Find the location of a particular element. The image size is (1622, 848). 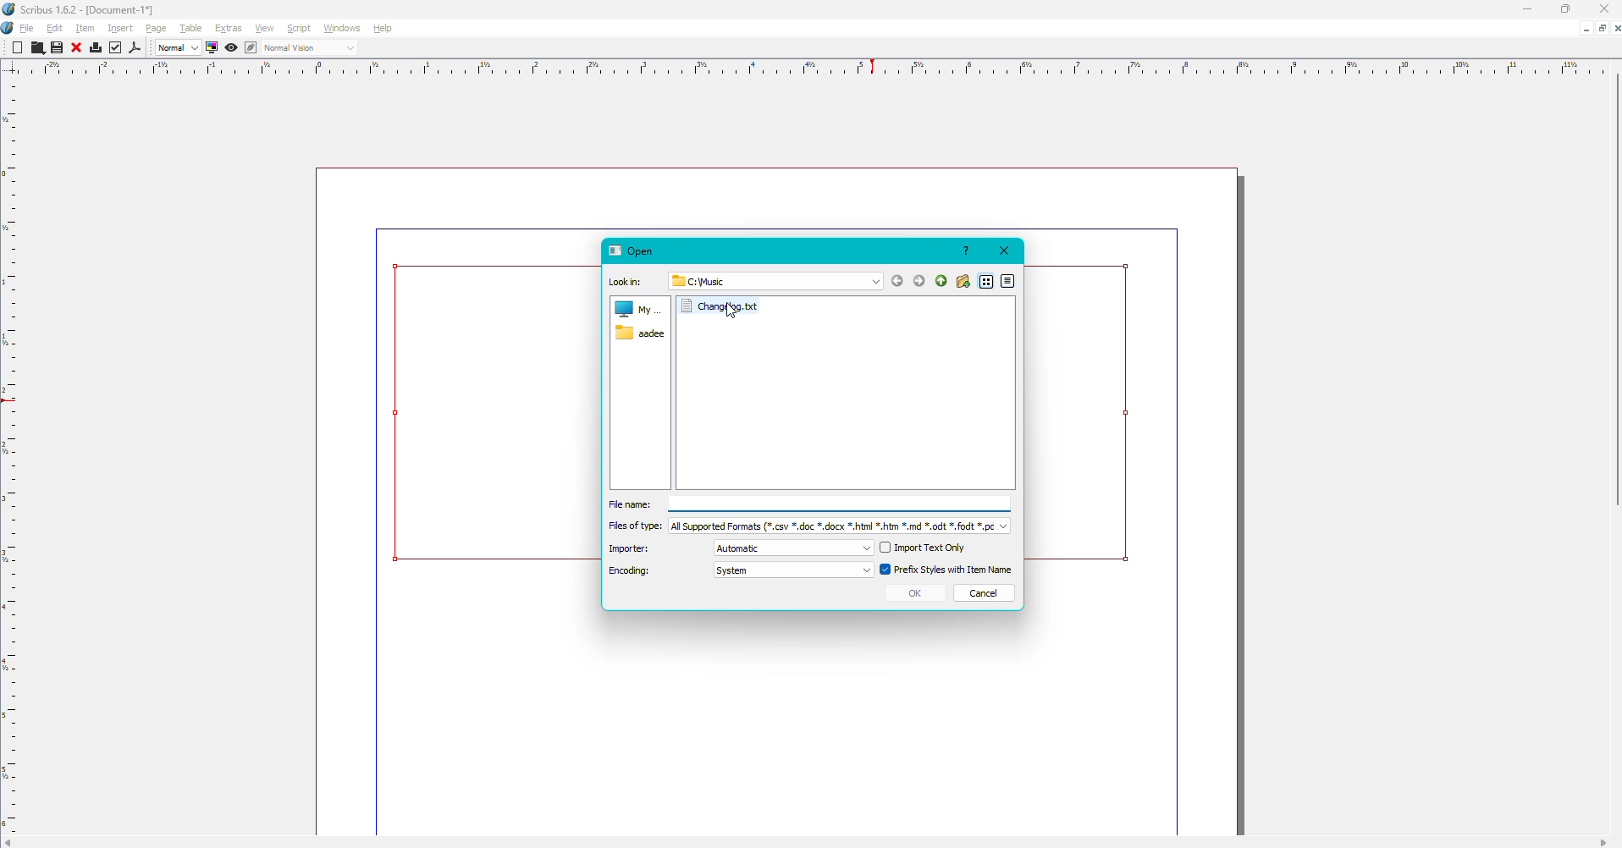

Display is located at coordinates (210, 48).